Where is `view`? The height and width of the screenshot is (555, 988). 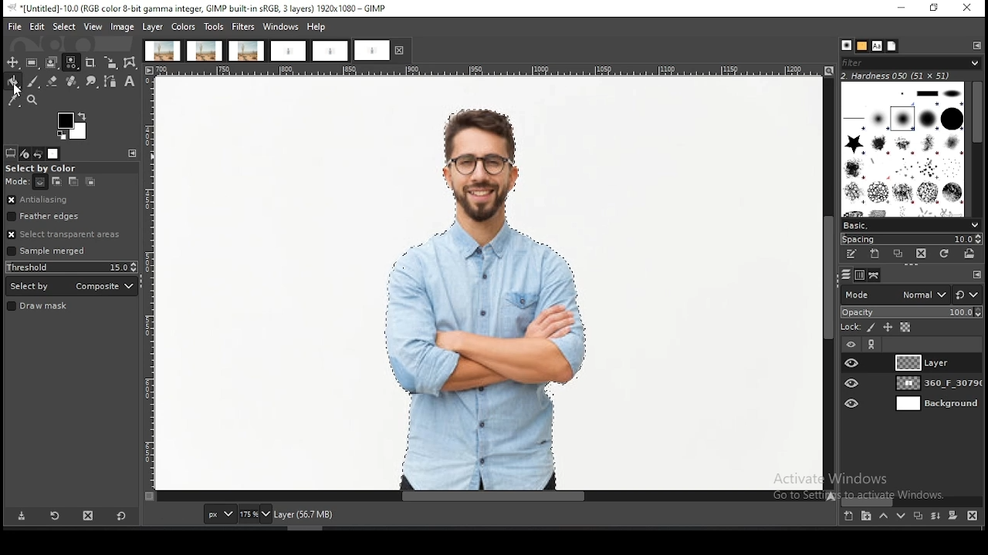 view is located at coordinates (94, 26).